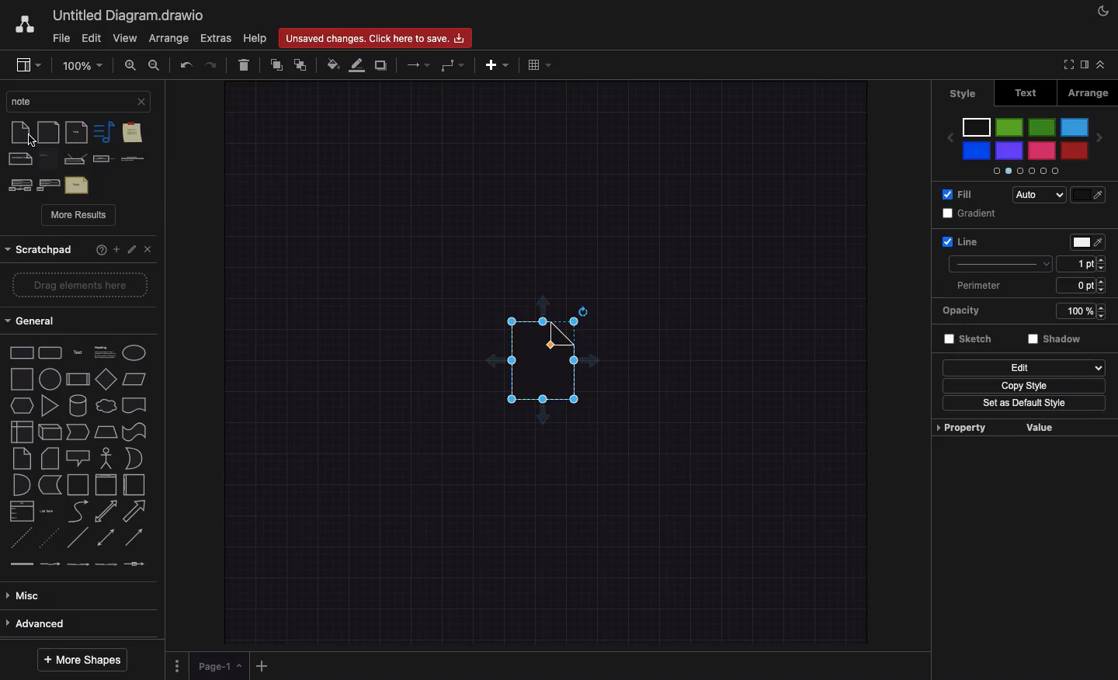 The height and width of the screenshot is (680, 1118). I want to click on Edit, so click(133, 250).